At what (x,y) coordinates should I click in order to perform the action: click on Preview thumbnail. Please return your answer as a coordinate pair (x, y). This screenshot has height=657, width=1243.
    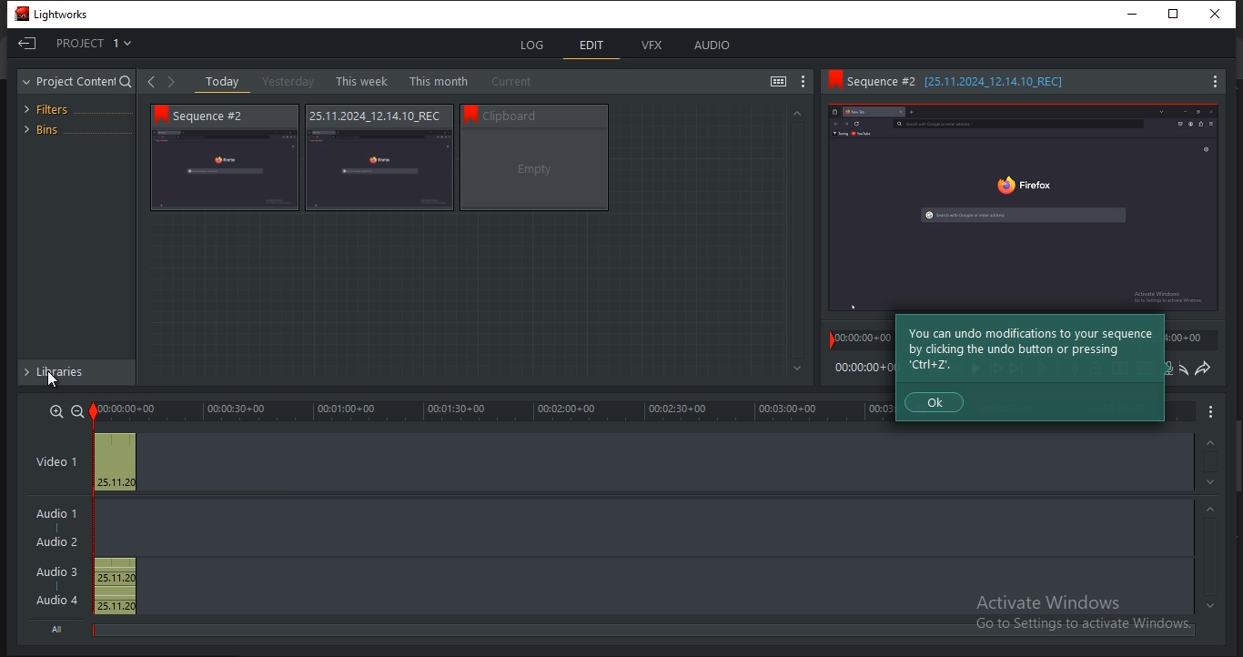
    Looking at the image, I should click on (118, 452).